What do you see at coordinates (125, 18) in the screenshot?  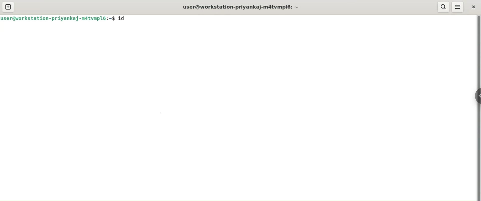 I see `command: id` at bounding box center [125, 18].